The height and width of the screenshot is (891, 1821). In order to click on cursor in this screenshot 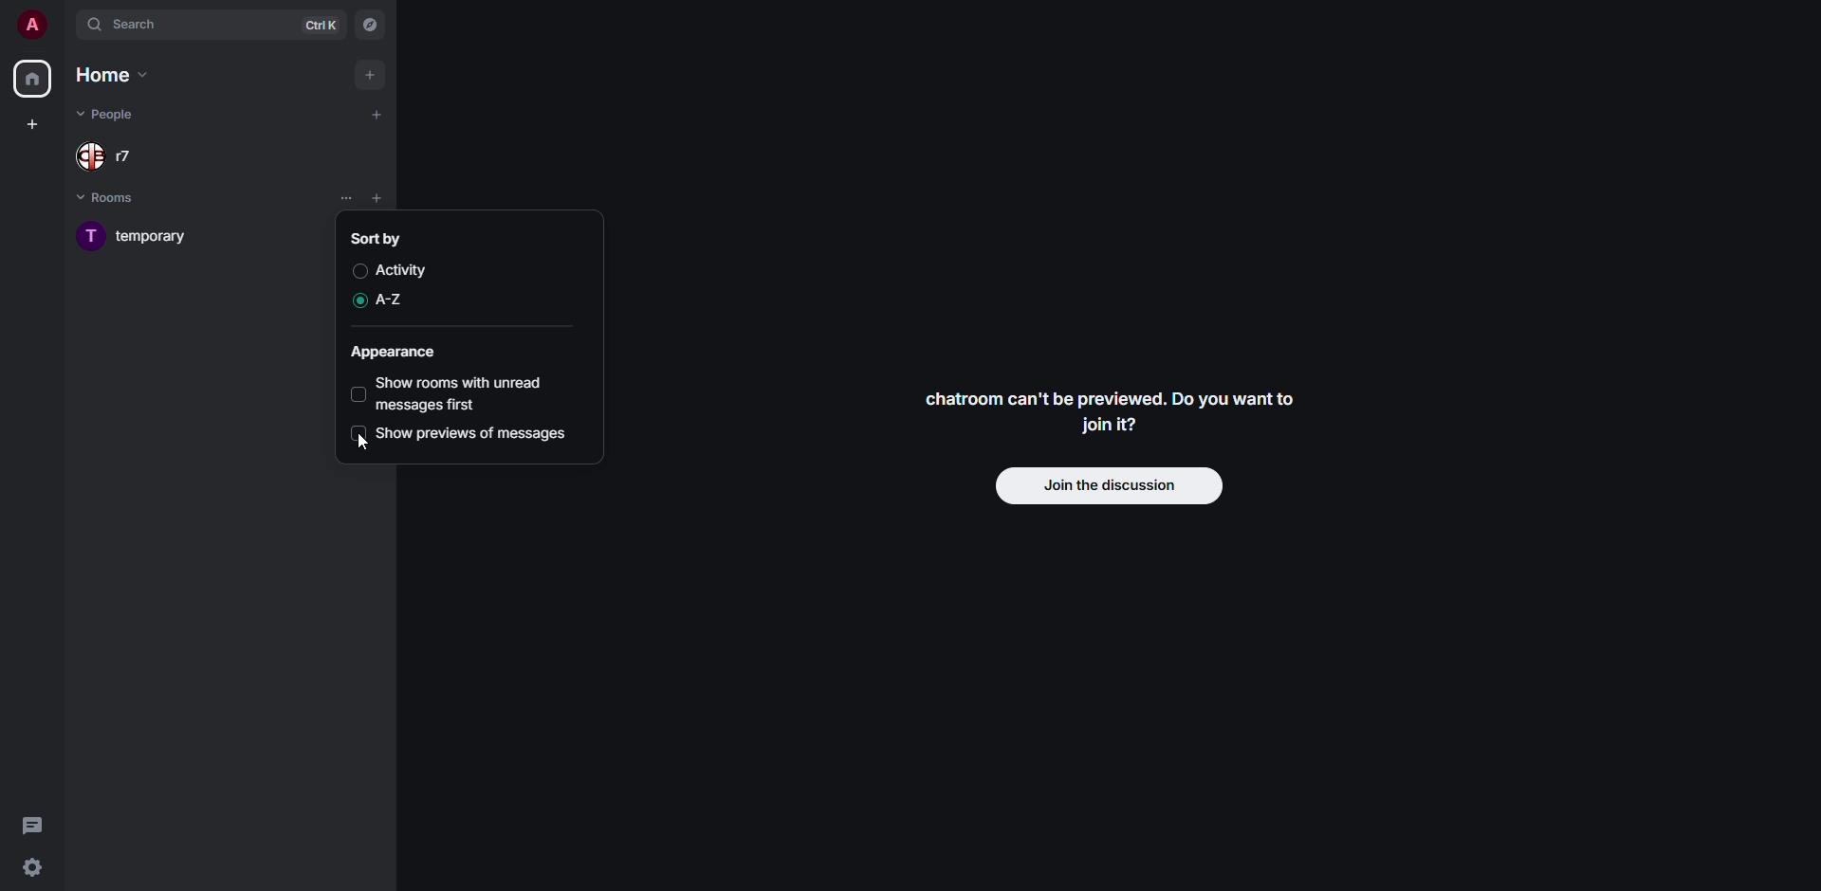, I will do `click(368, 445)`.